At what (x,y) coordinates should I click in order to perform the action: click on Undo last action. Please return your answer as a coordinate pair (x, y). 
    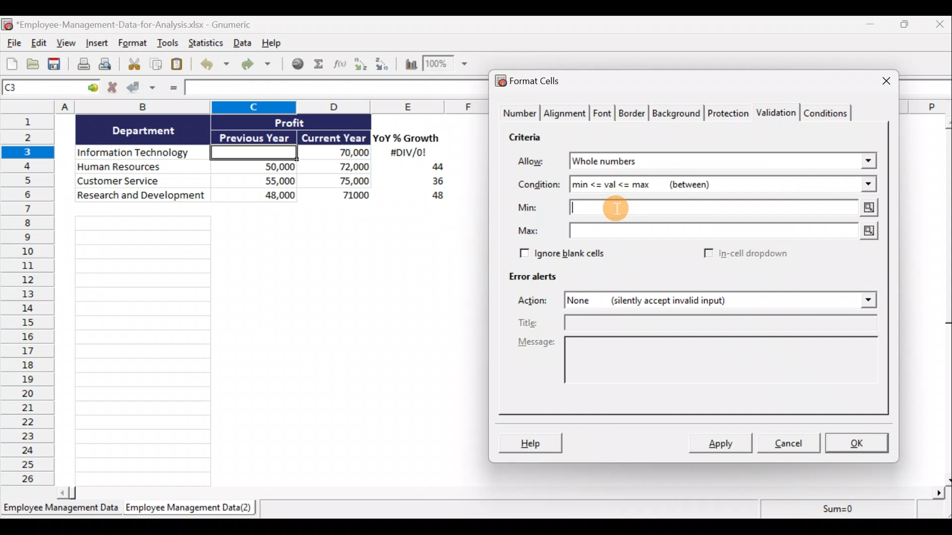
    Looking at the image, I should click on (216, 65).